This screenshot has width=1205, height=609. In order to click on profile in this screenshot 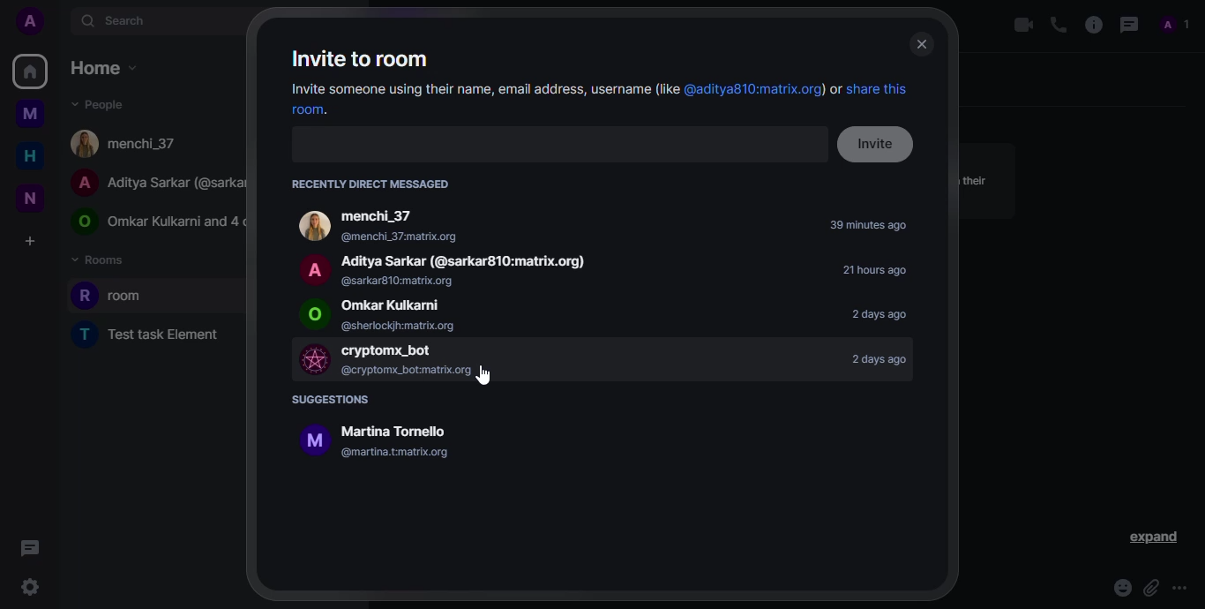, I will do `click(29, 20)`.